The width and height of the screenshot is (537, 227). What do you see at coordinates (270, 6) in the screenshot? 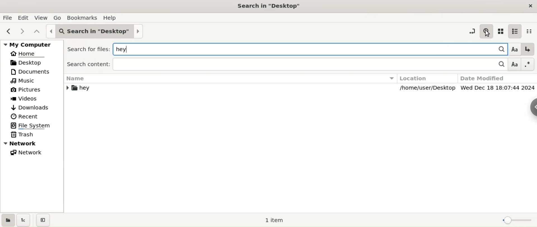
I see `search in desktop` at bounding box center [270, 6].